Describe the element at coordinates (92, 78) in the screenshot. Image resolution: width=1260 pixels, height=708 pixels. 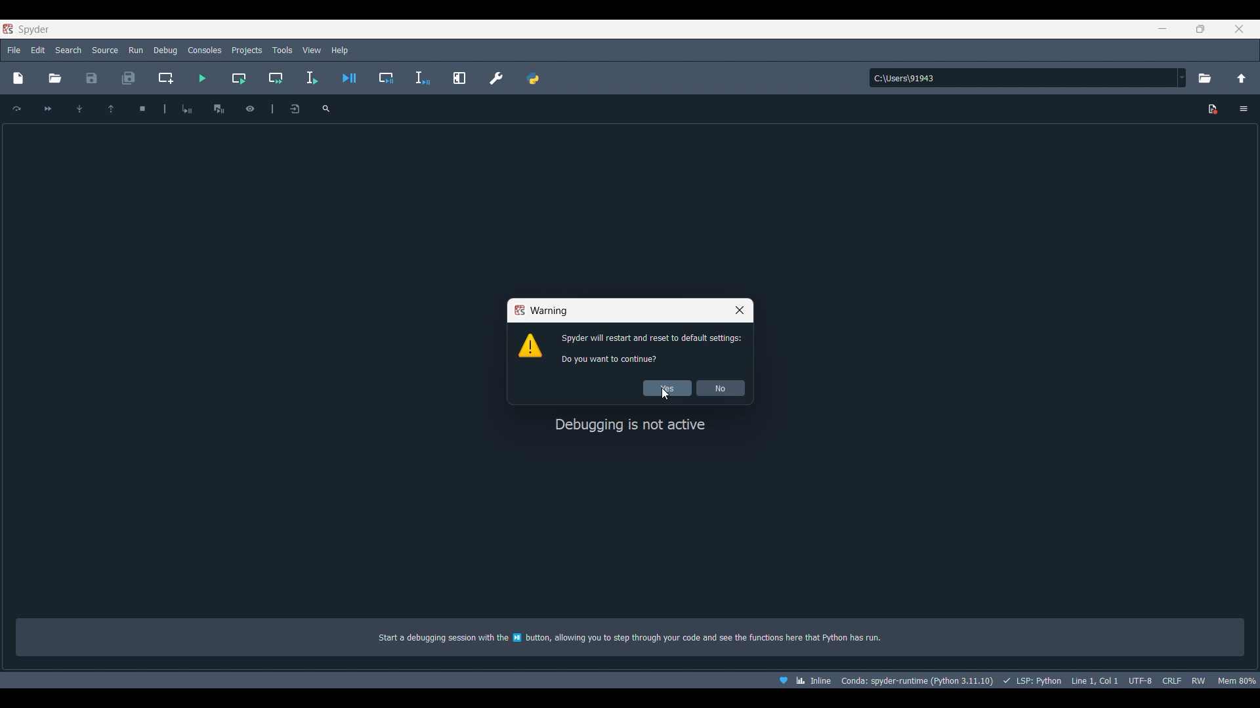
I see `Save` at that location.